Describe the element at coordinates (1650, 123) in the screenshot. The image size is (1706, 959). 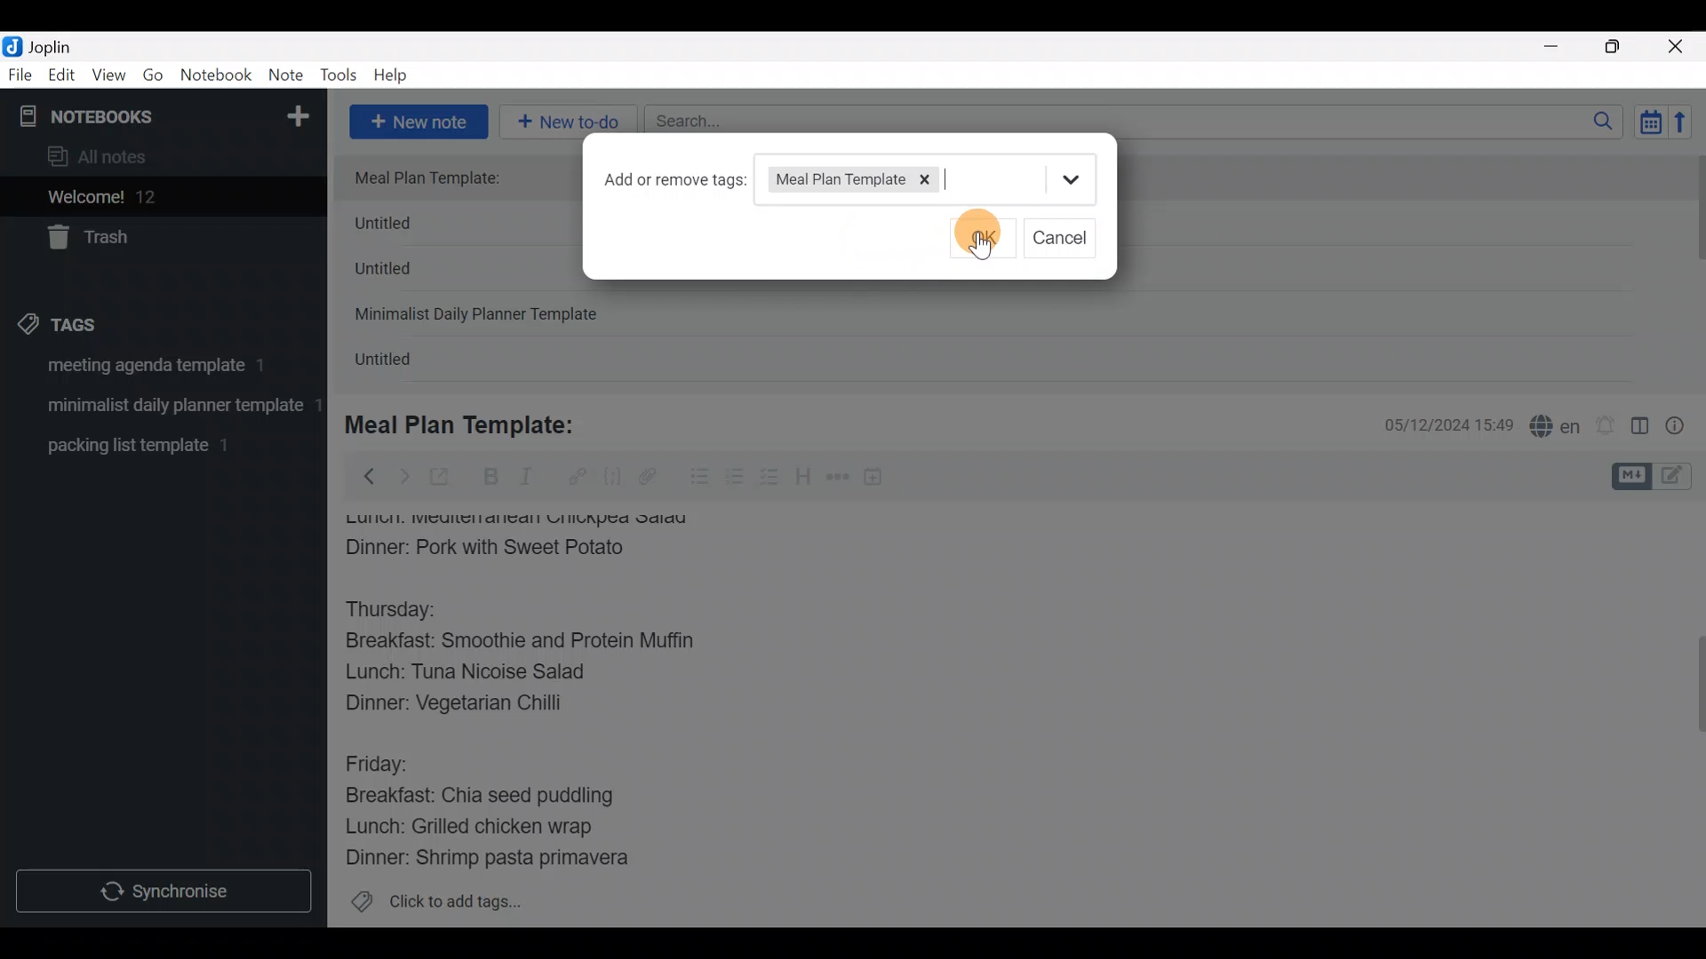
I see `Toggle sort order` at that location.